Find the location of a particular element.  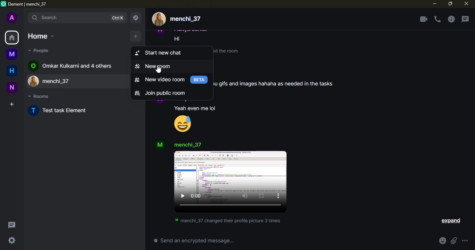

menchi_37 is located at coordinates (86, 81).